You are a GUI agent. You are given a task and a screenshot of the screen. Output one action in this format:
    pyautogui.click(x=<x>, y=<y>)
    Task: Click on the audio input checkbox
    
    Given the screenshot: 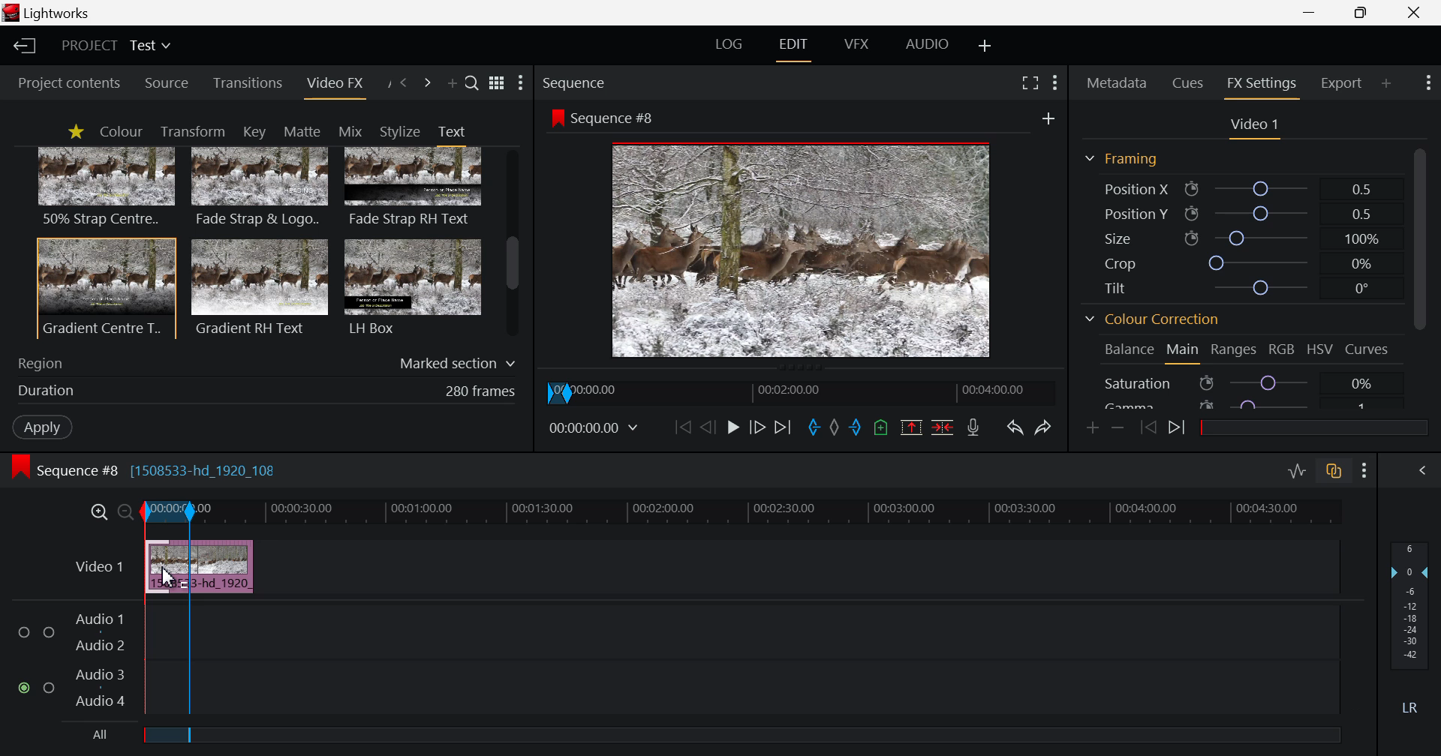 What is the action you would take?
    pyautogui.click(x=35, y=659)
    